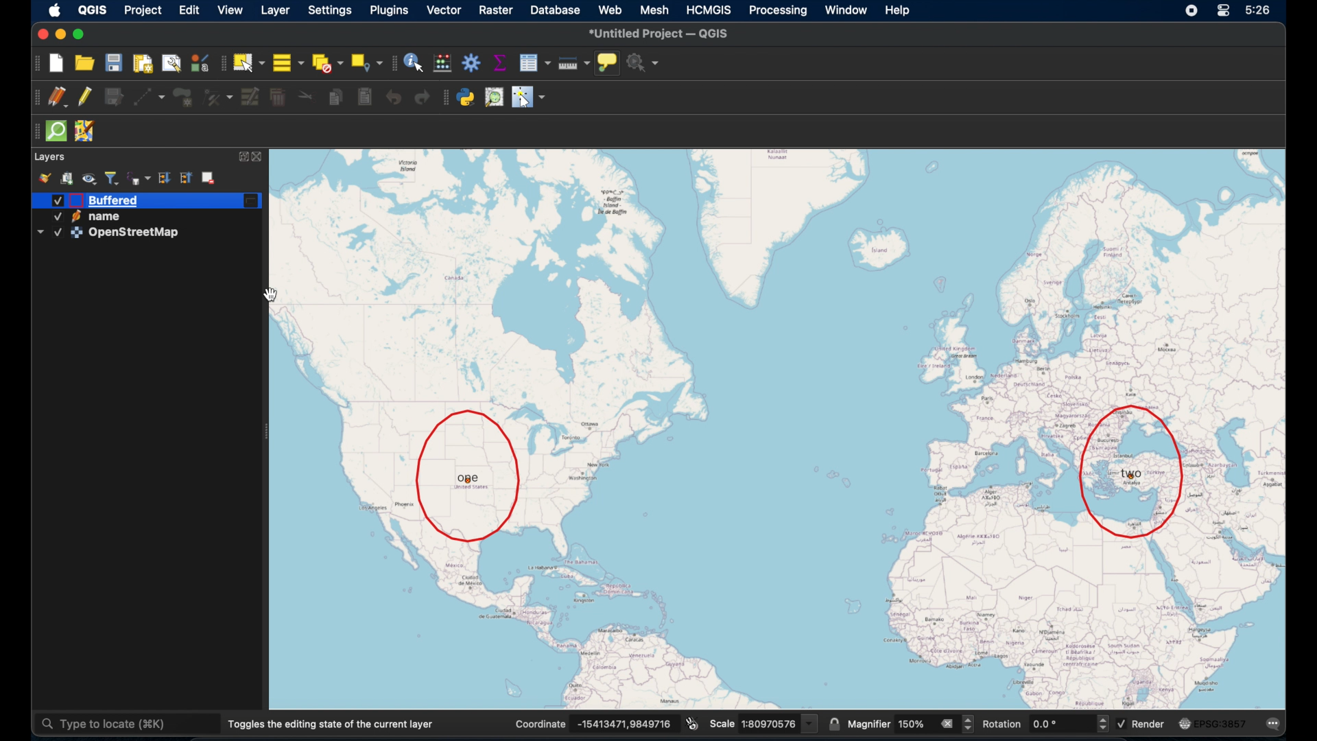 This screenshot has height=741, width=1317. I want to click on toggles the editing state of the current layer, so click(332, 725).